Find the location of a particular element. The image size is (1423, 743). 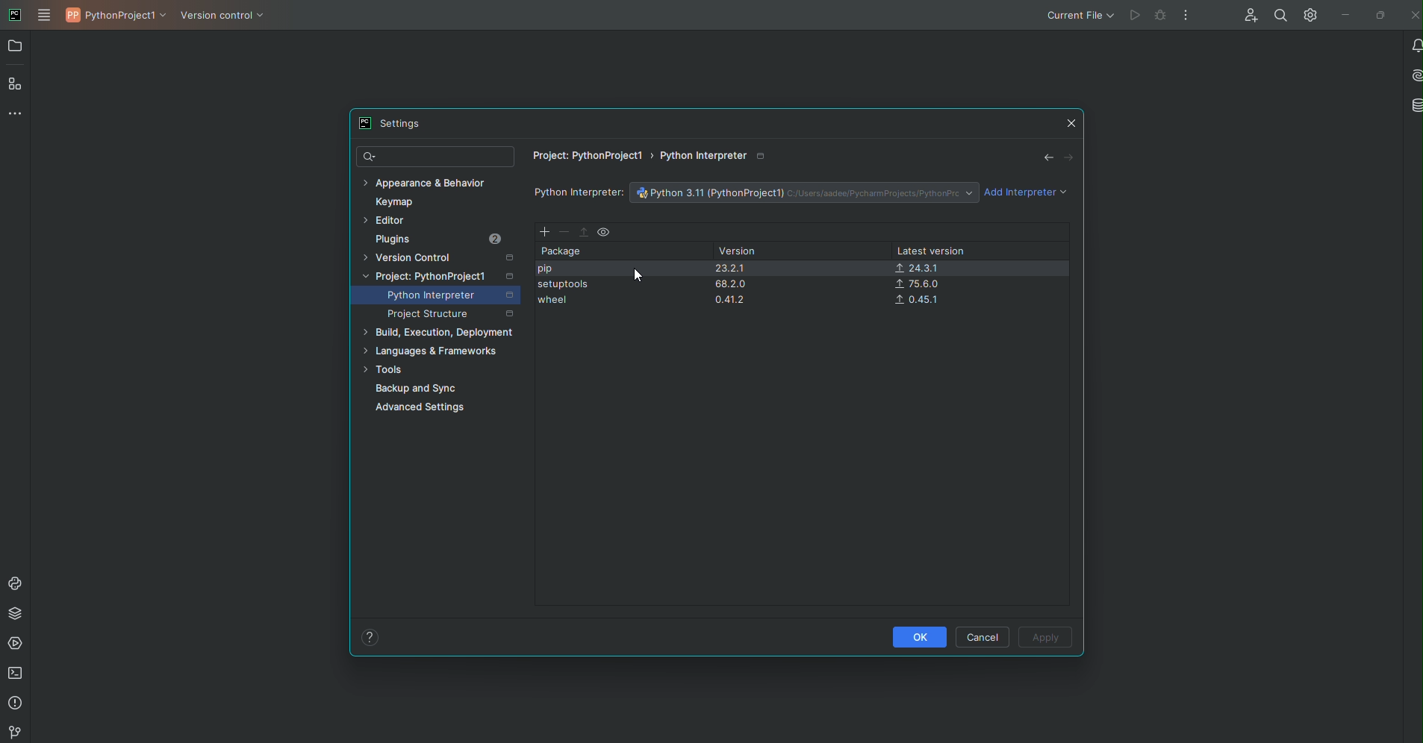

Close is located at coordinates (1069, 123).